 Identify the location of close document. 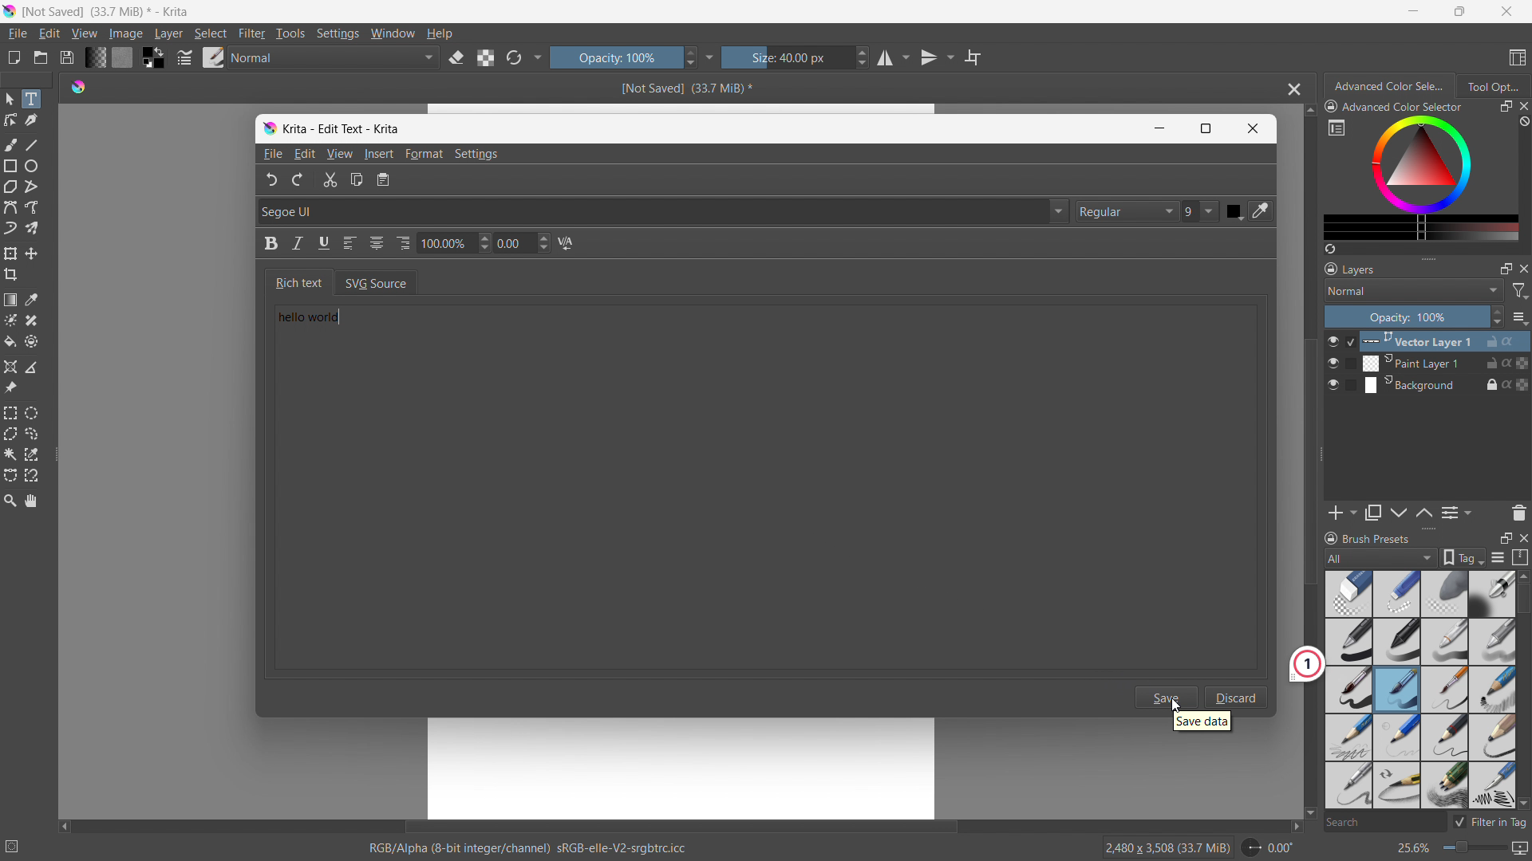
(1290, 89).